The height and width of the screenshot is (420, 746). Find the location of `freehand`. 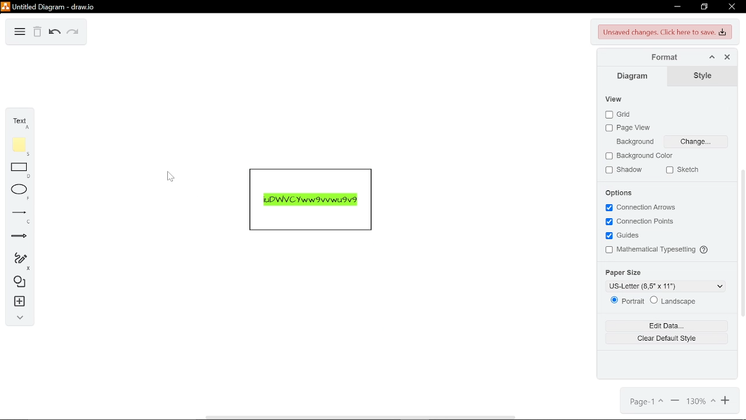

freehand is located at coordinates (18, 260).